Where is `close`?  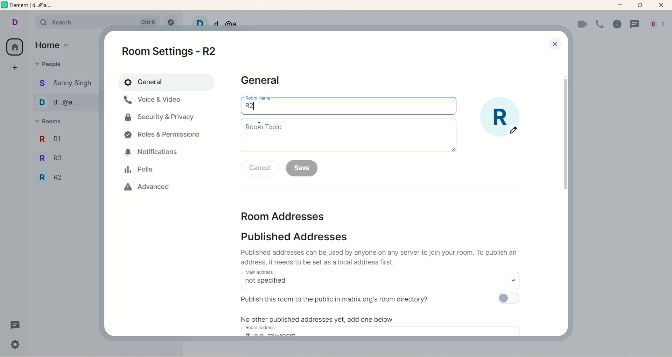
close is located at coordinates (555, 45).